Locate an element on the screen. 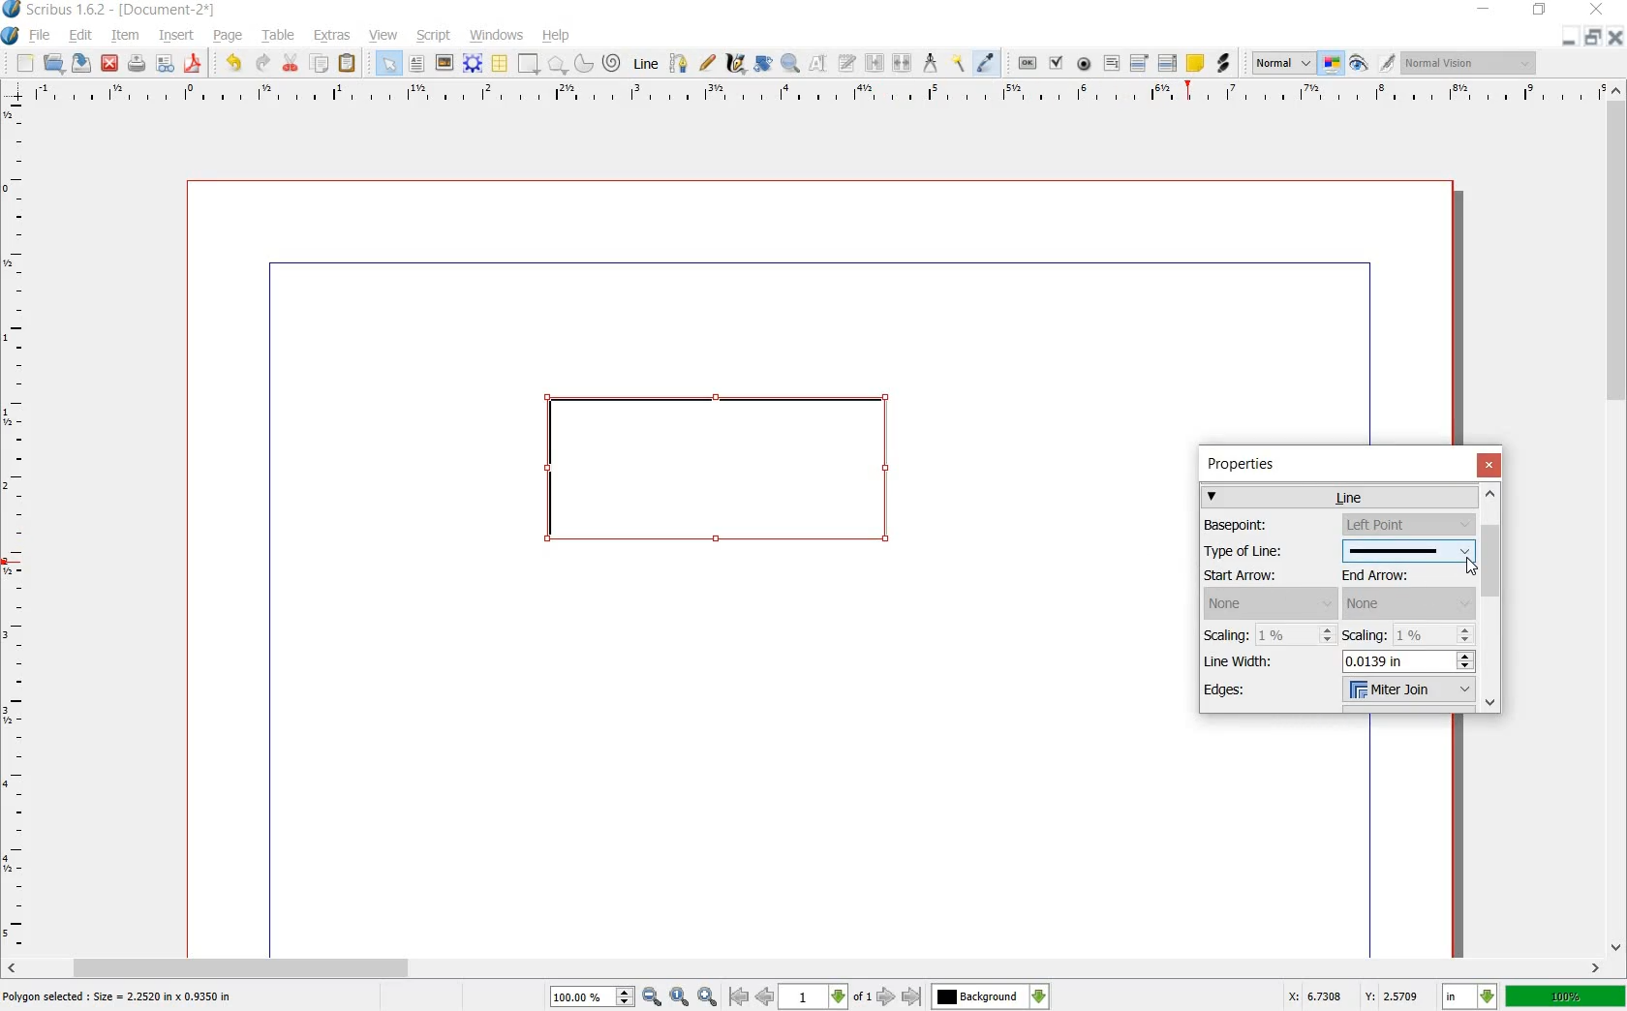  CLOSE is located at coordinates (109, 63).